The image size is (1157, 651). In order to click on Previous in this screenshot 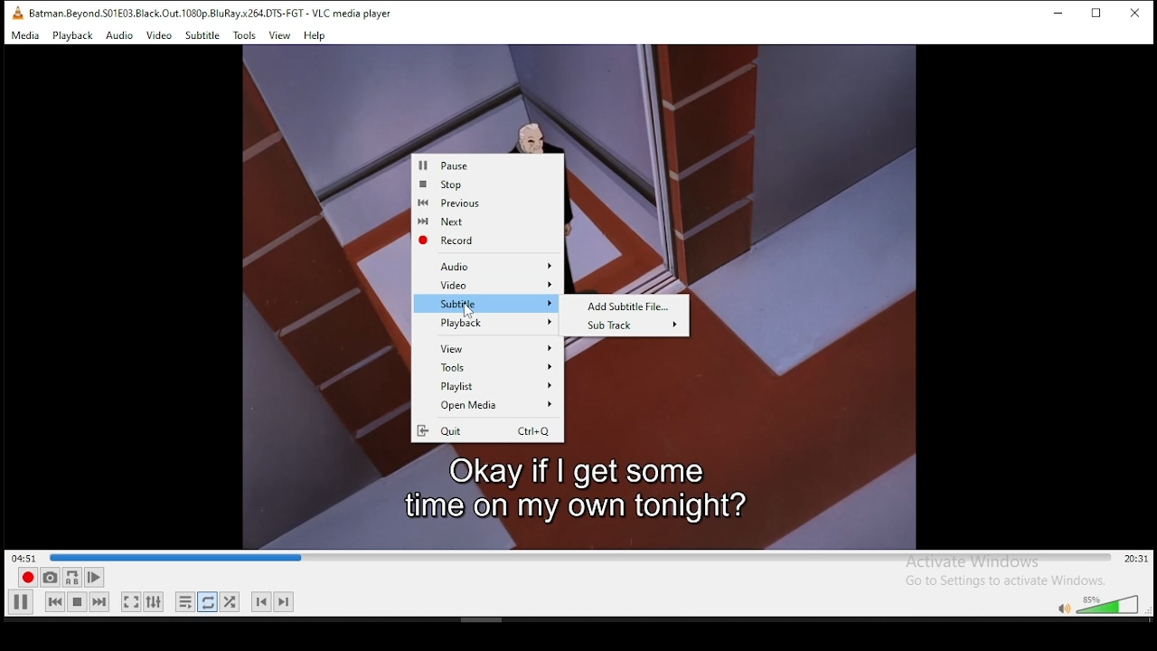, I will do `click(484, 203)`.